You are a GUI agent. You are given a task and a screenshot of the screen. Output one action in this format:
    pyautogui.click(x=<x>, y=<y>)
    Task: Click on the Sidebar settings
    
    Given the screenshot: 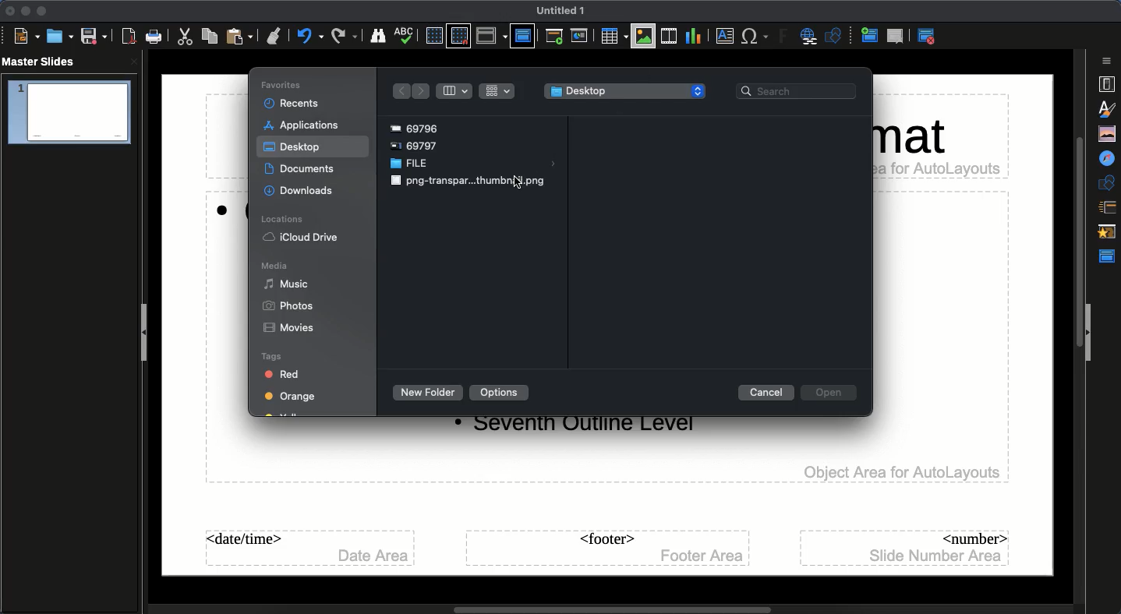 What is the action you would take?
    pyautogui.click(x=1109, y=61)
    